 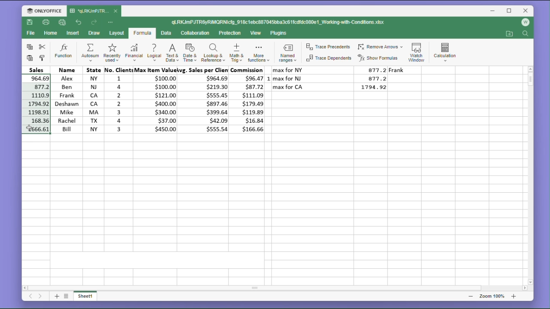 What do you see at coordinates (447, 51) in the screenshot?
I see `calculation` at bounding box center [447, 51].